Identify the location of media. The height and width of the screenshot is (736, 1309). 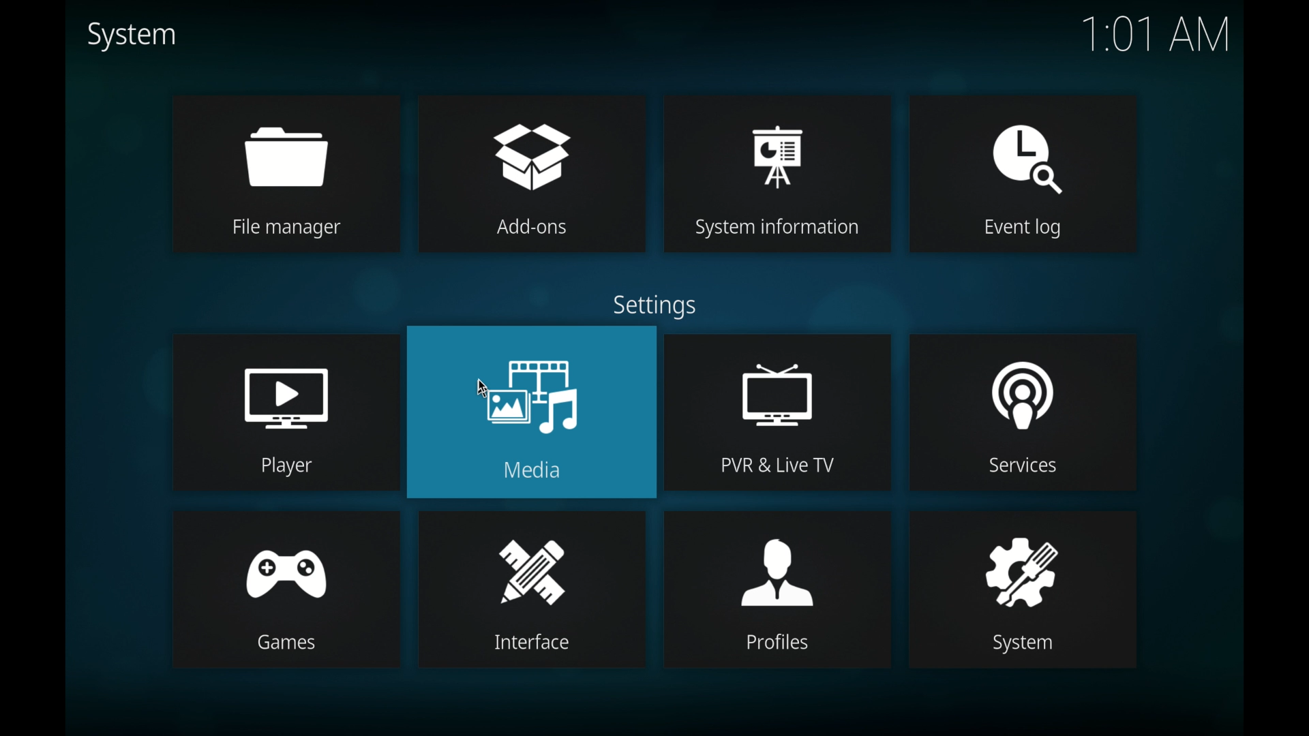
(530, 381).